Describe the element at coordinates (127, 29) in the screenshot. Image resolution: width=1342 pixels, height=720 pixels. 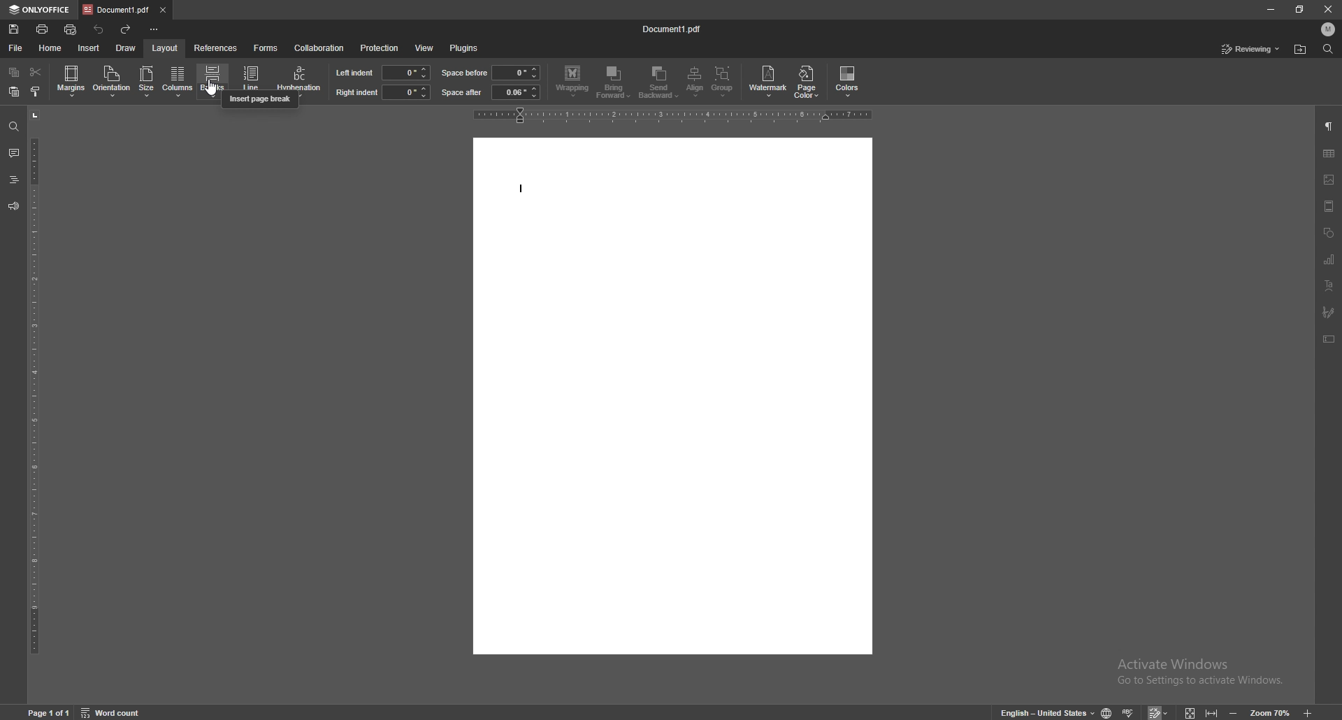
I see `redo` at that location.